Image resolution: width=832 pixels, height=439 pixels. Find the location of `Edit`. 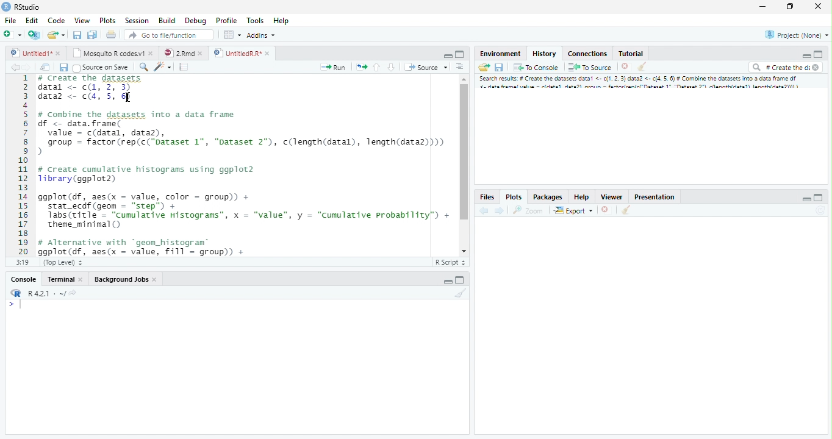

Edit is located at coordinates (32, 21).